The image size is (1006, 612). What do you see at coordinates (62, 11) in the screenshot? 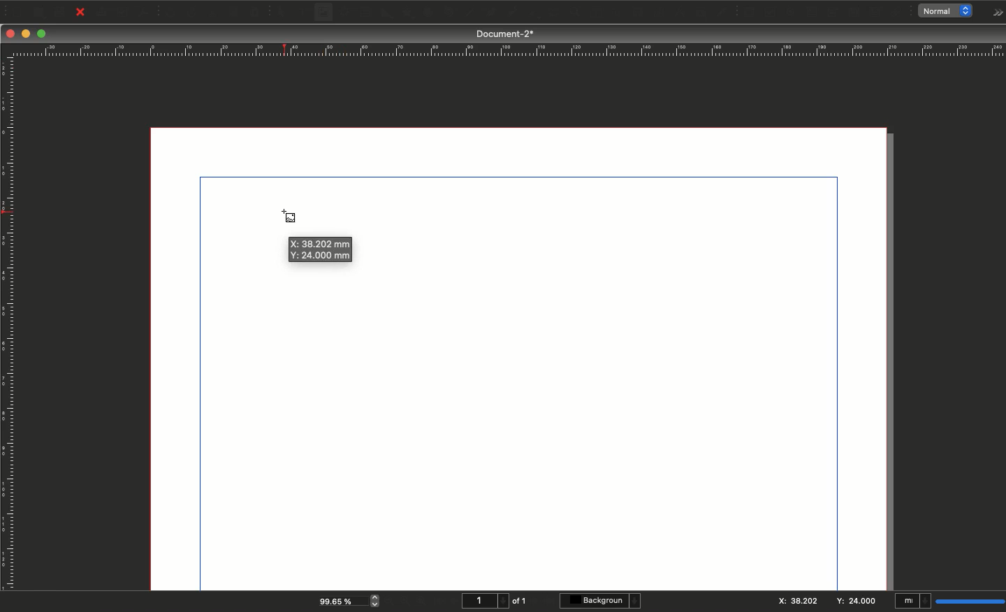
I see `Save` at bounding box center [62, 11].